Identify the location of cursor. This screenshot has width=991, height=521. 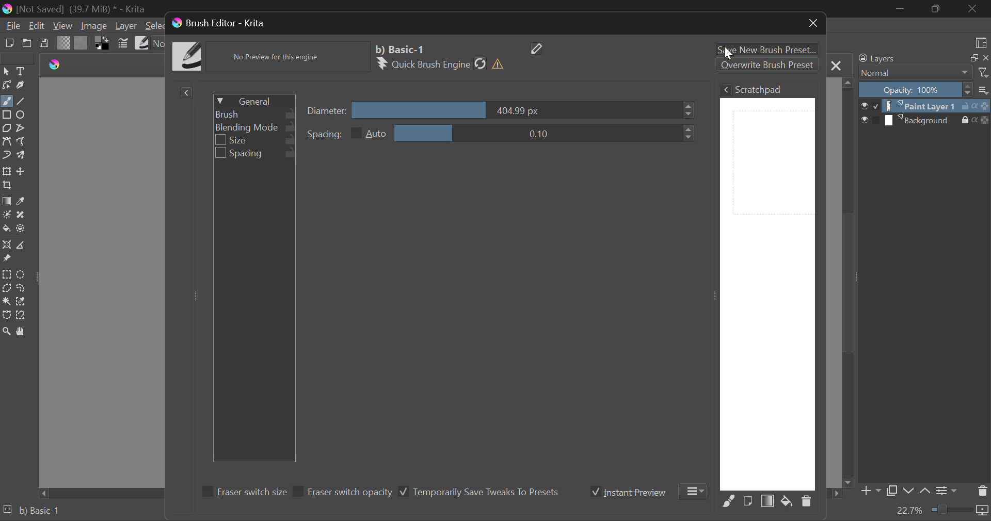
(730, 53).